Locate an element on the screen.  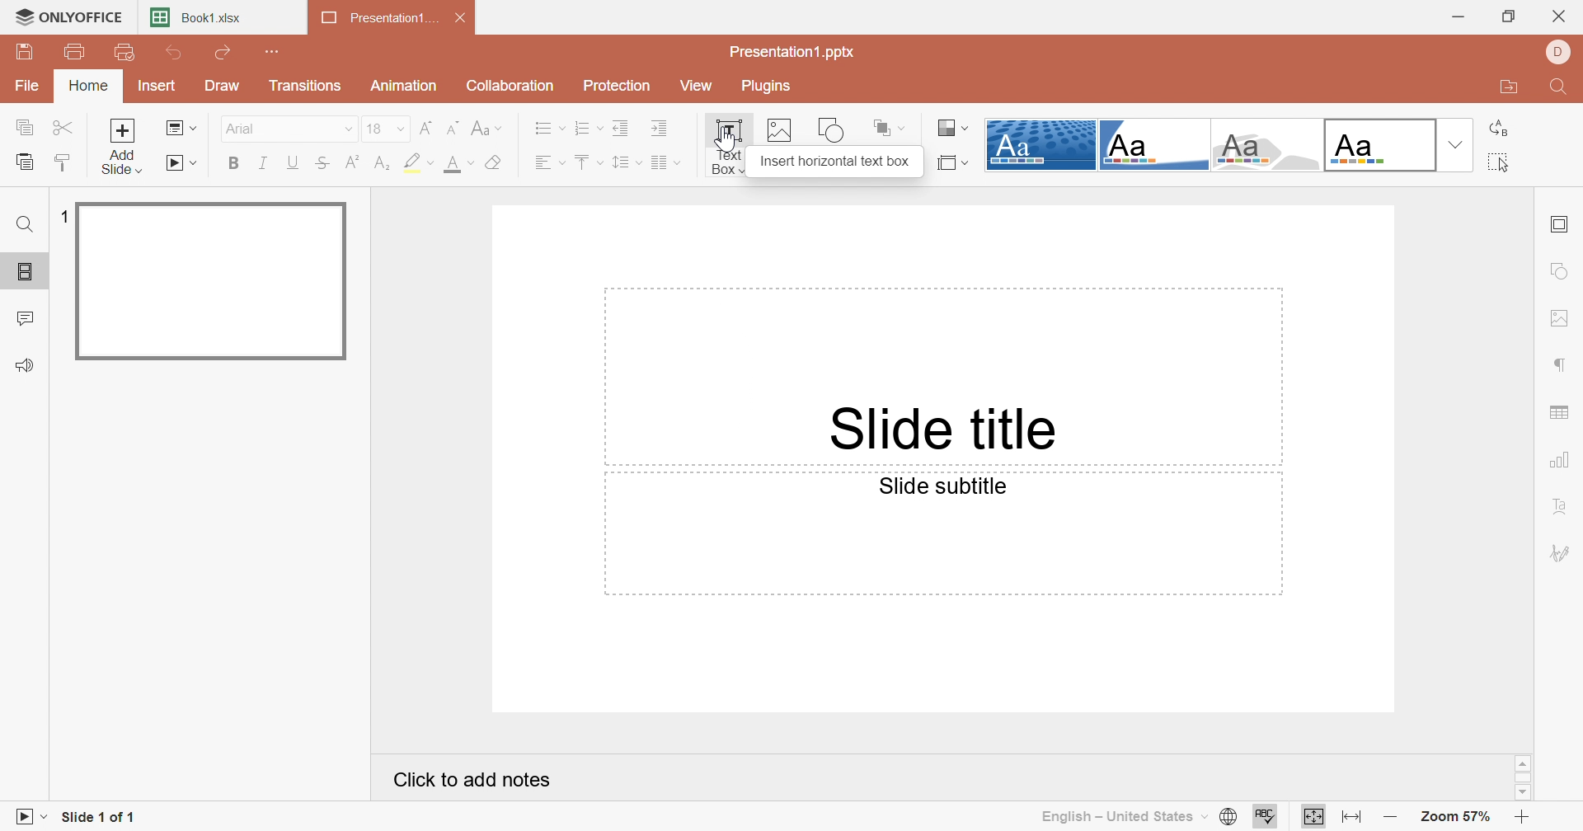
Bullets is located at coordinates (548, 129).